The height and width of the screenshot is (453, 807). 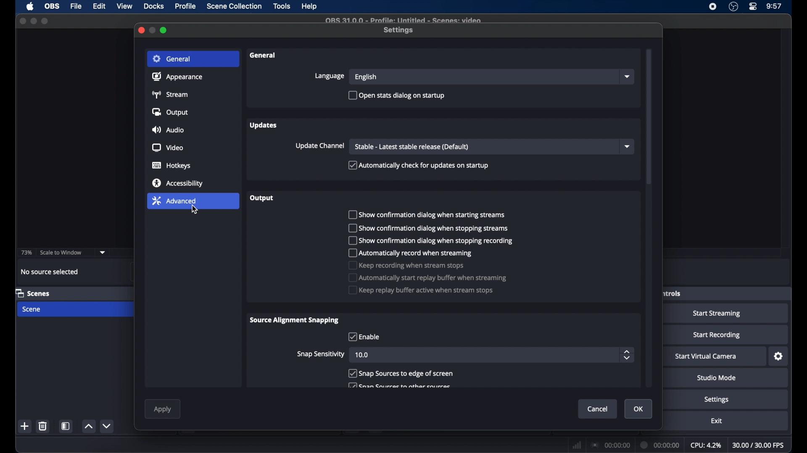 What do you see at coordinates (418, 165) in the screenshot?
I see `checkbox` at bounding box center [418, 165].